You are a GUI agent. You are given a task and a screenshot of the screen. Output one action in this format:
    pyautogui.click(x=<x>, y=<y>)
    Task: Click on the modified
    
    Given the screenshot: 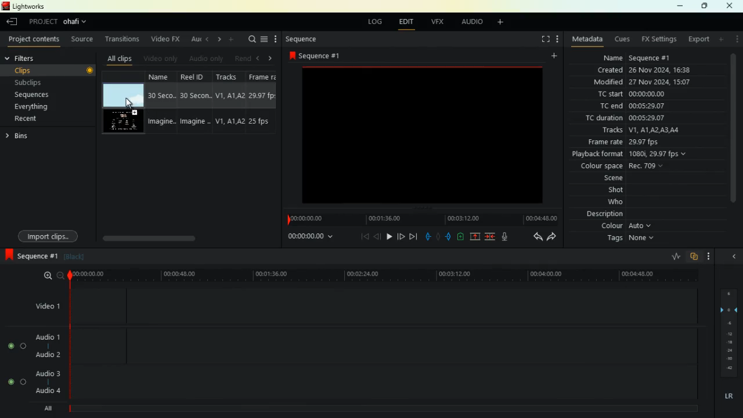 What is the action you would take?
    pyautogui.click(x=610, y=81)
    